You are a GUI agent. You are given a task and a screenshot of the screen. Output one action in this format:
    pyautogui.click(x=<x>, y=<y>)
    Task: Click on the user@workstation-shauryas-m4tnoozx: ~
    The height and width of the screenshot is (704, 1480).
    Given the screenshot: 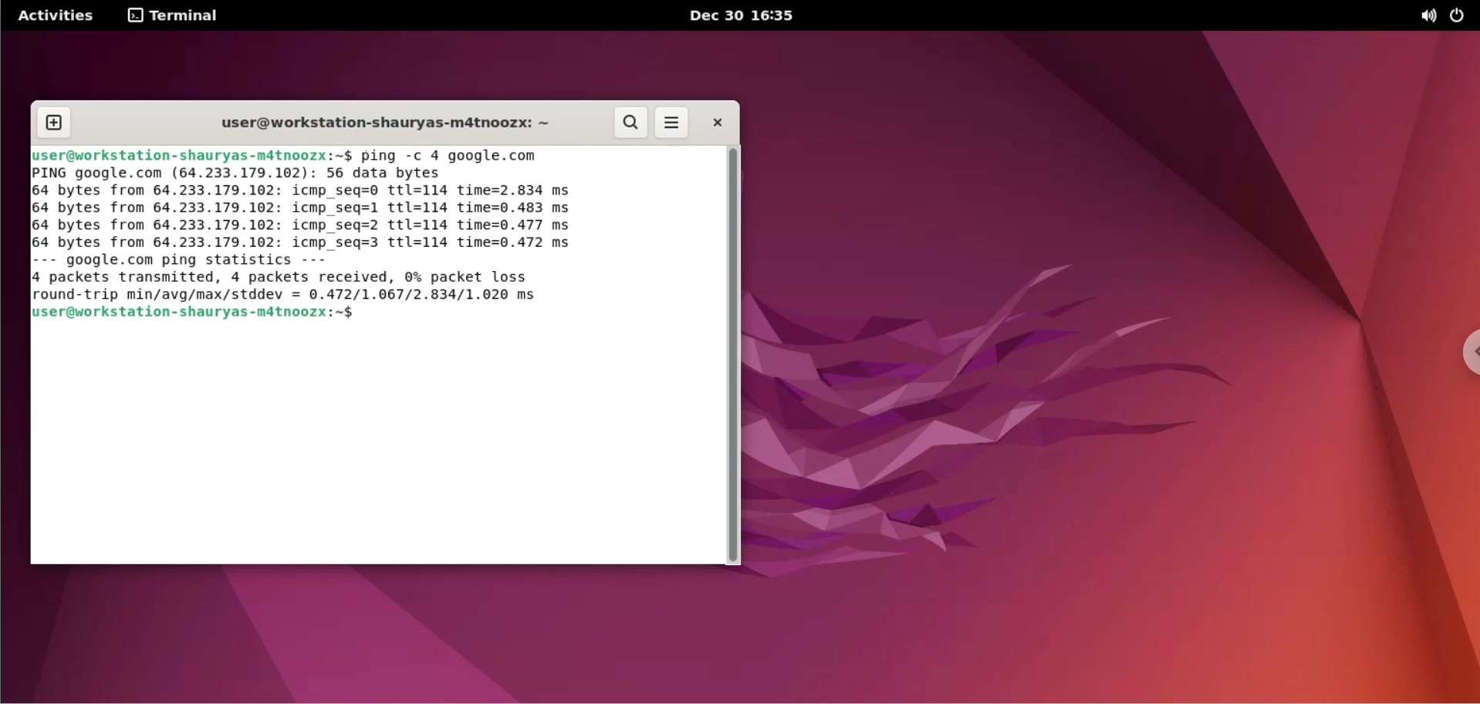 What is the action you would take?
    pyautogui.click(x=387, y=124)
    